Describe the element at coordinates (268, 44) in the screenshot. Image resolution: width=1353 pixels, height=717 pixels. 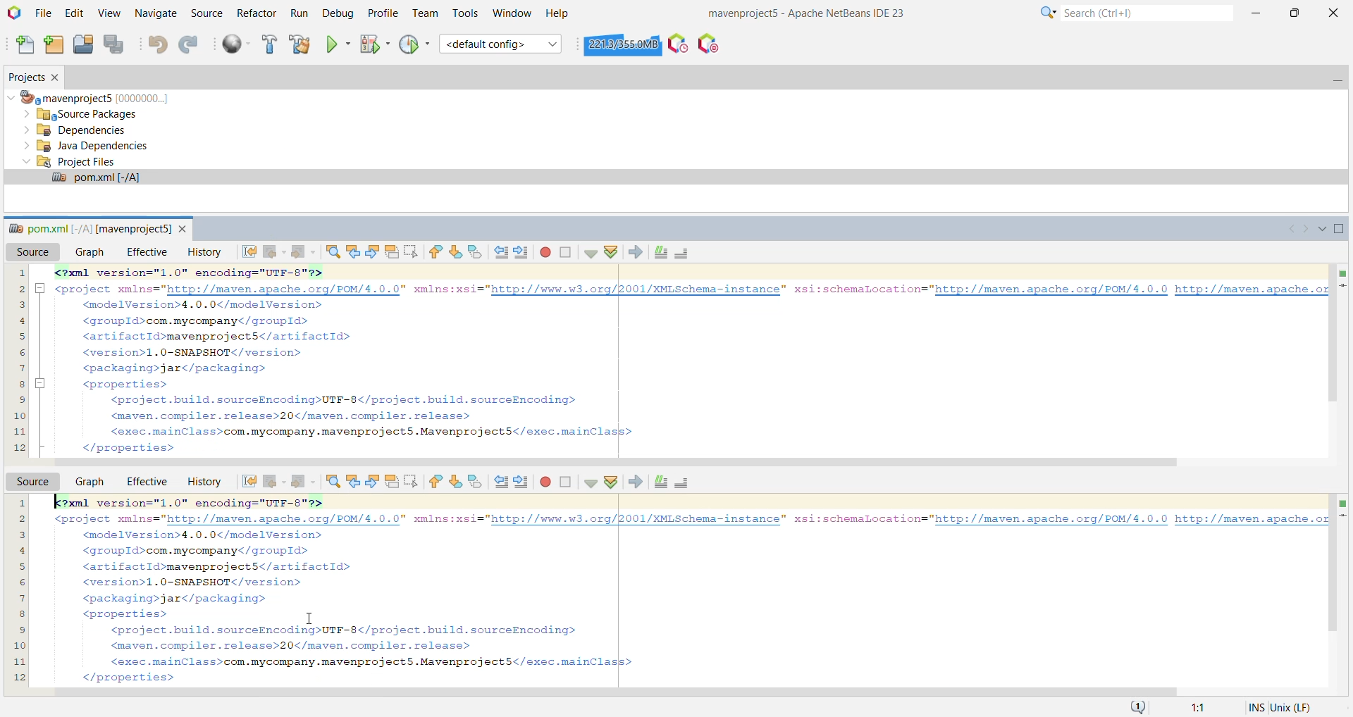
I see `Build Project` at that location.